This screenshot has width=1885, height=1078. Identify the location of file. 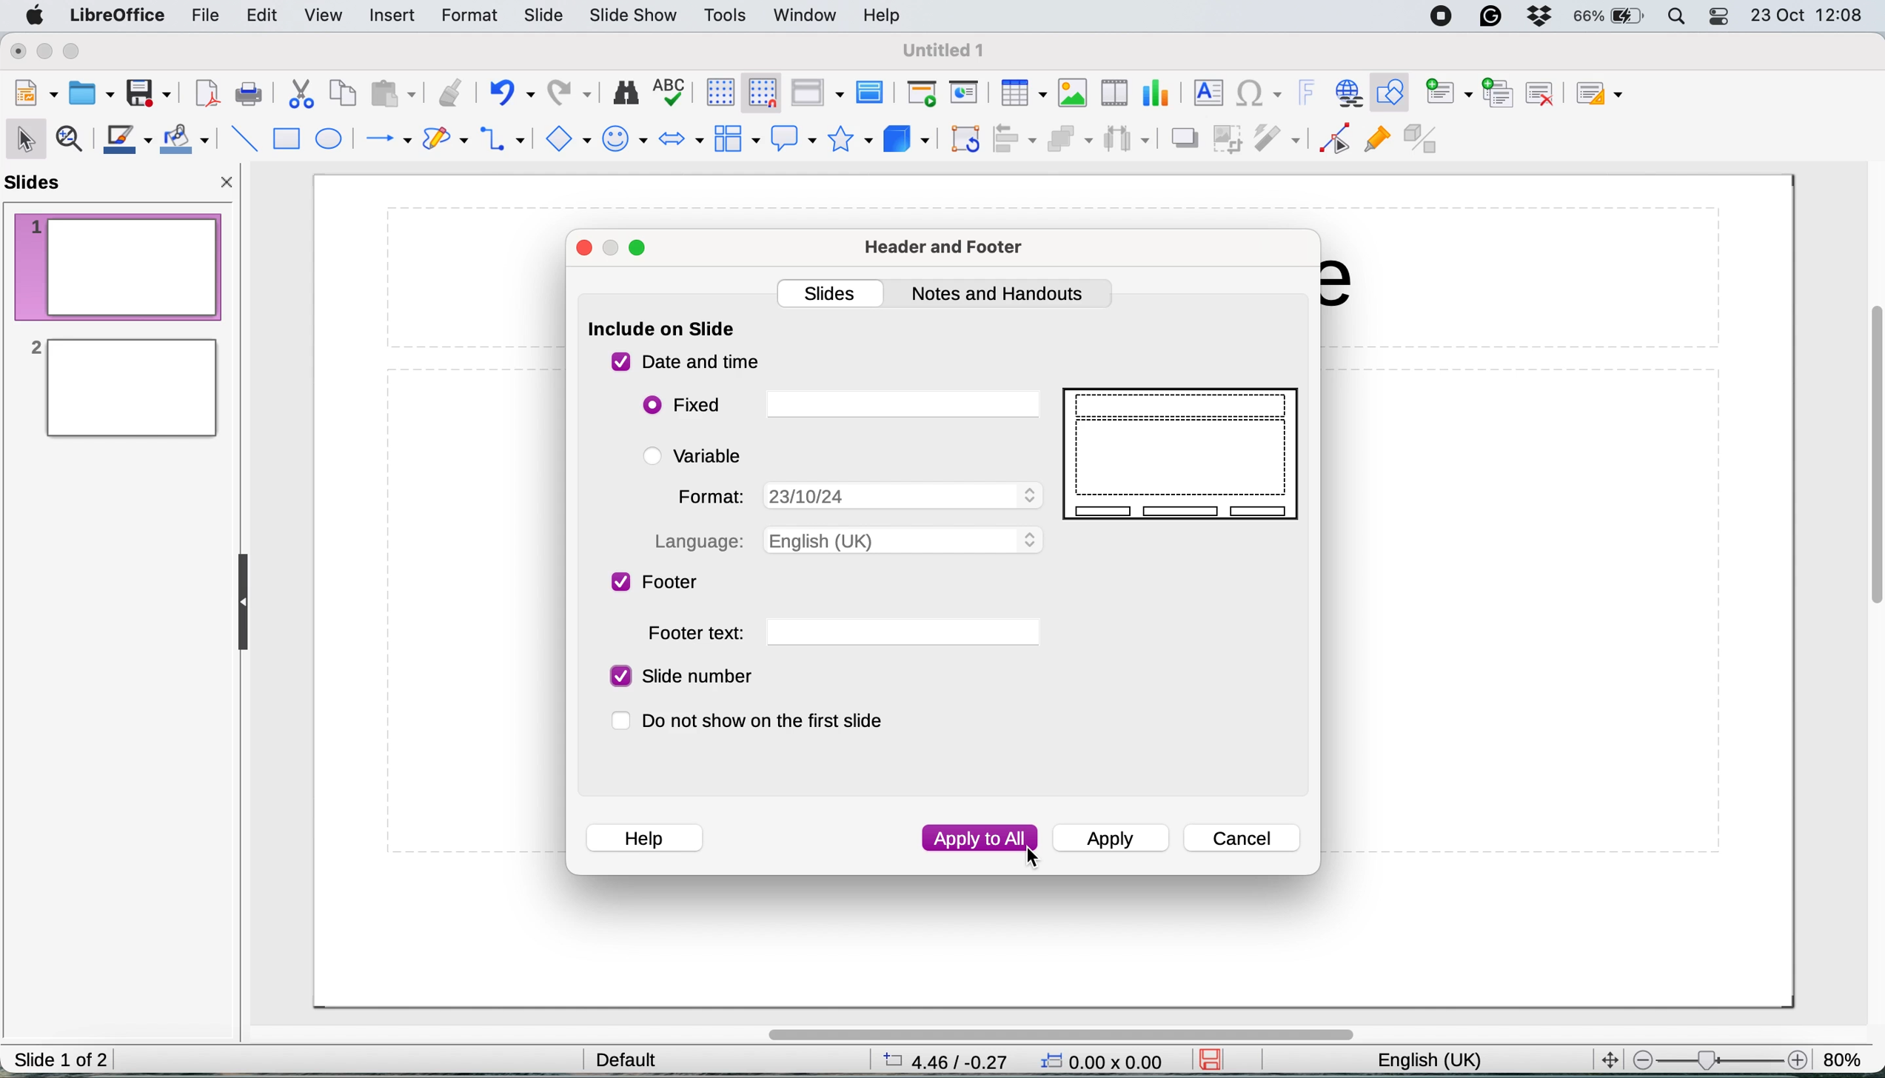
(208, 16).